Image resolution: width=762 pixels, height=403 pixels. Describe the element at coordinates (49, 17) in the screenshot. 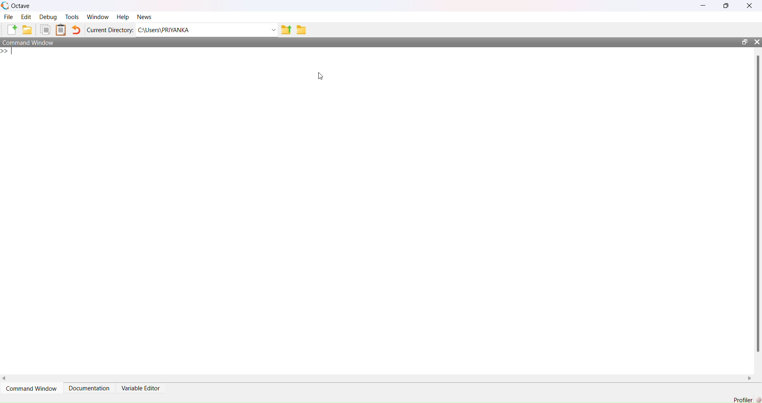

I see `Debug` at that location.